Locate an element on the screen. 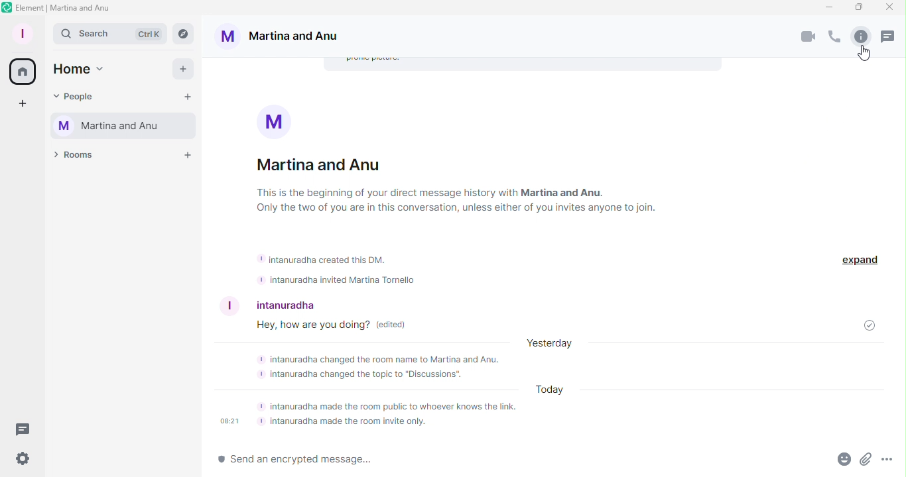  Bot messages is located at coordinates (545, 387).